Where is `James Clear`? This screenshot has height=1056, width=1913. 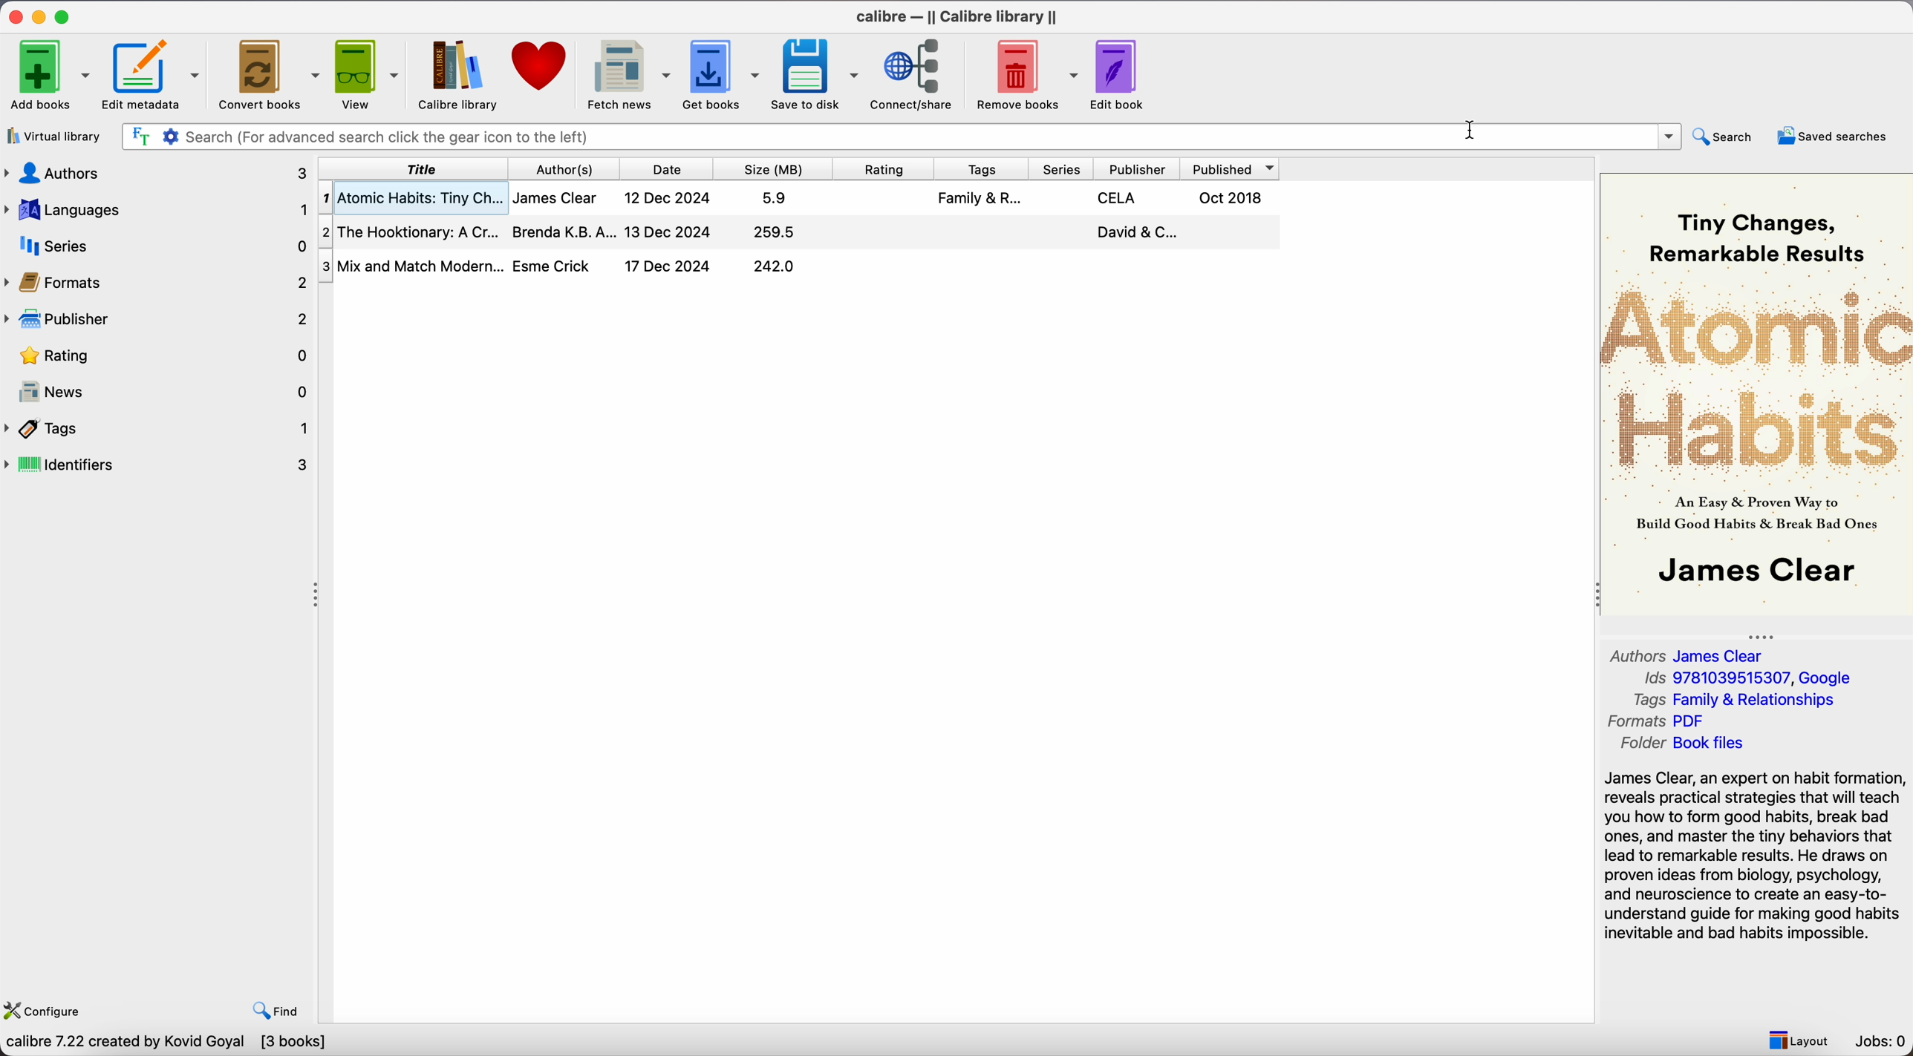 James Clear is located at coordinates (554, 198).